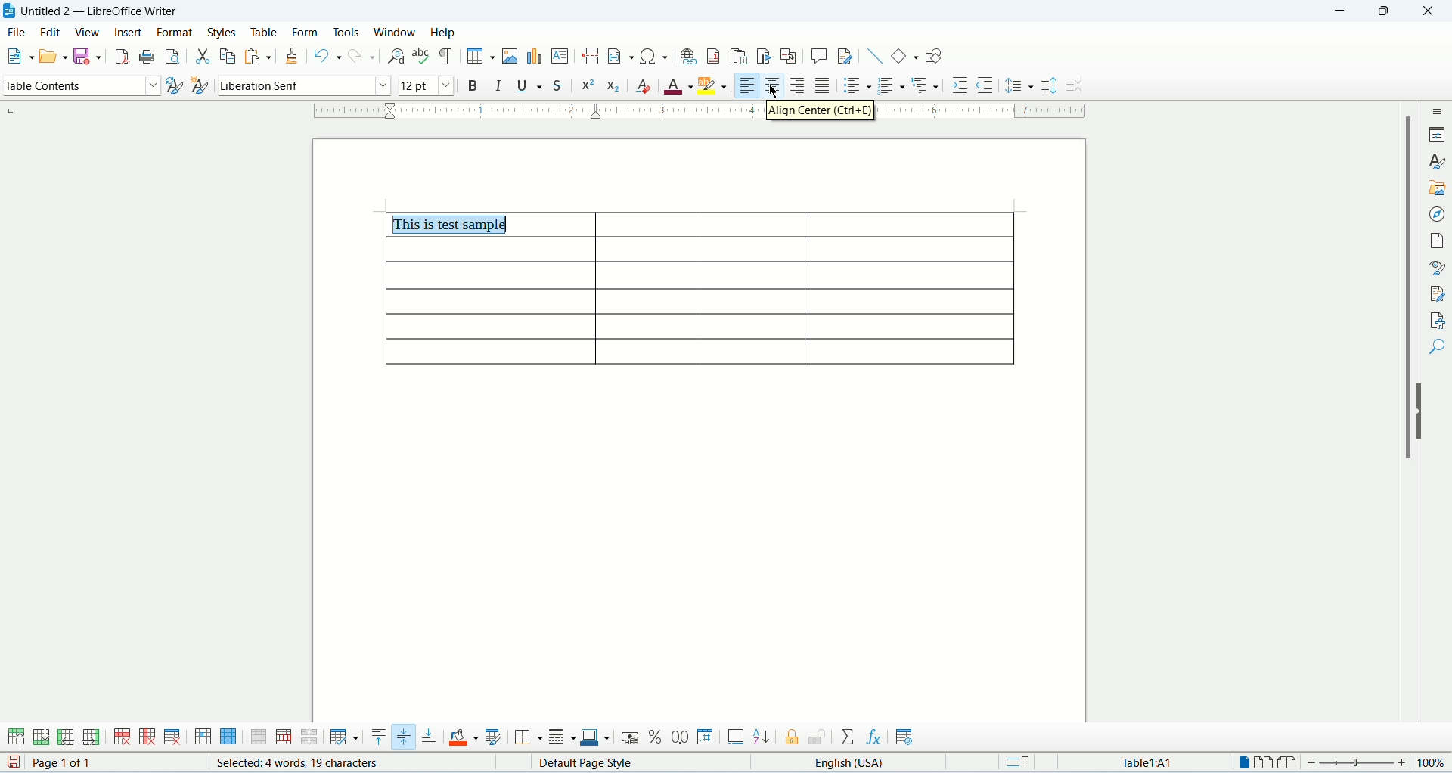 This screenshot has height=773, width=1452. I want to click on insert text box, so click(560, 57).